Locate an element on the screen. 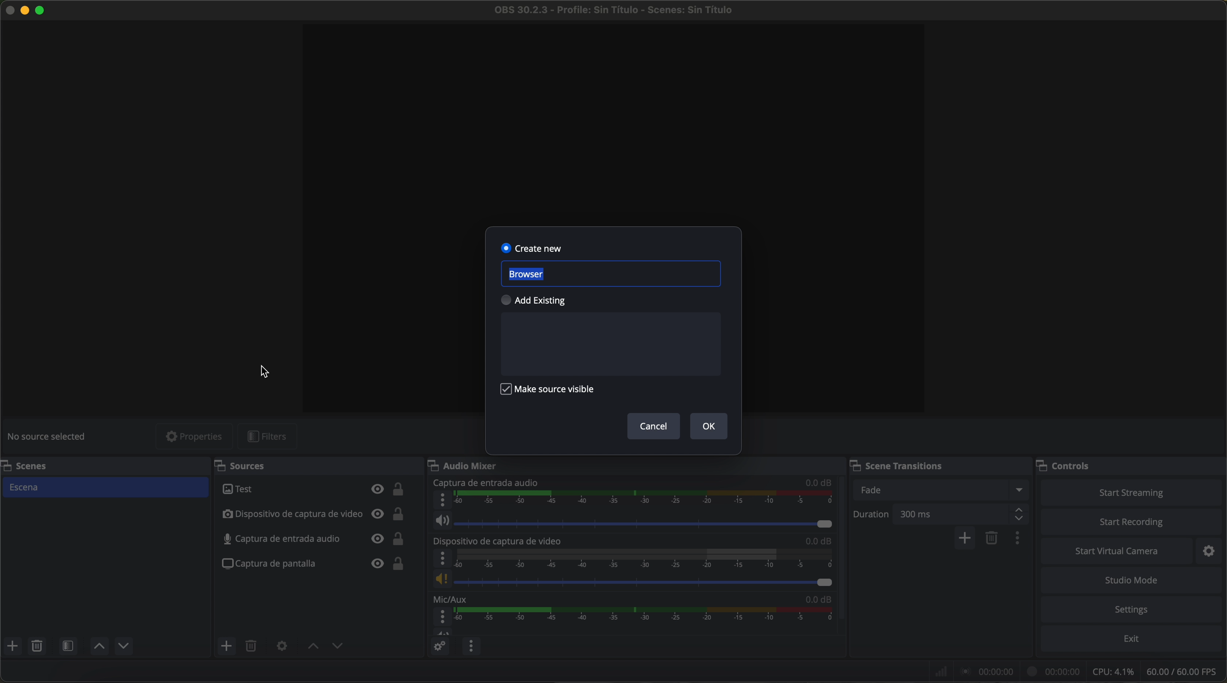  move sources down is located at coordinates (338, 648).